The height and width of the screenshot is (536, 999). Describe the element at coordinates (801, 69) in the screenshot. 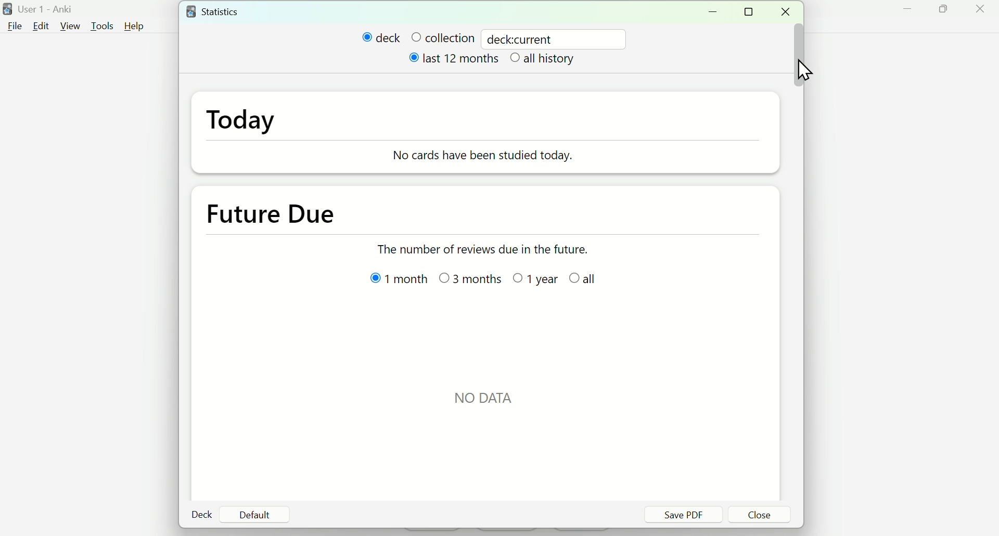

I see `cursor` at that location.